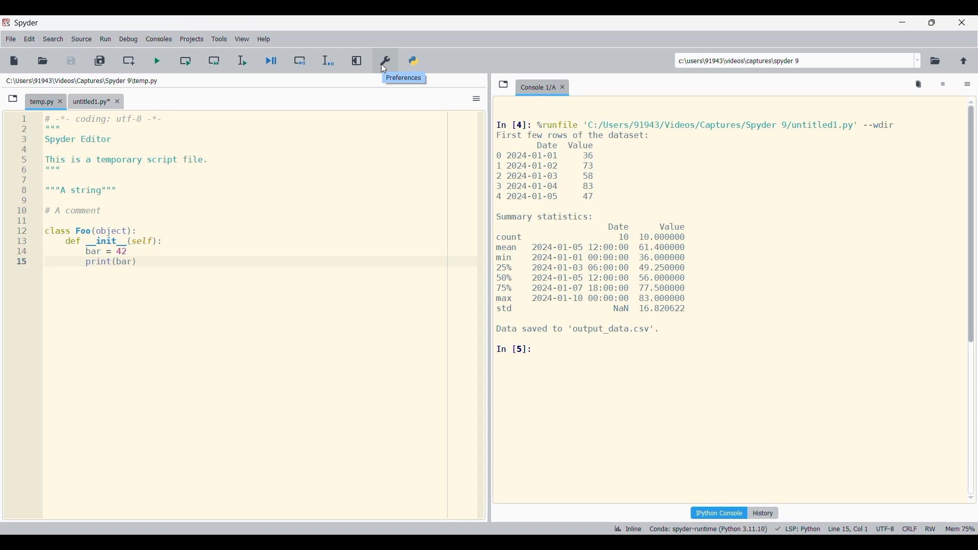 This screenshot has width=978, height=550. I want to click on Run current cell and go to next one, so click(214, 61).